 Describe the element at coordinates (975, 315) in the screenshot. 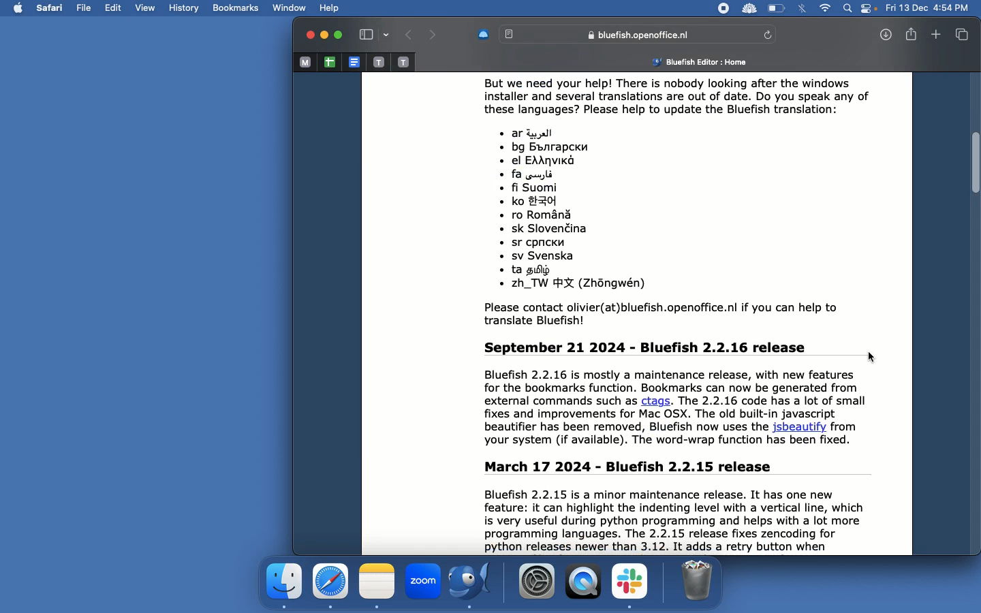

I see `Scroll` at that location.